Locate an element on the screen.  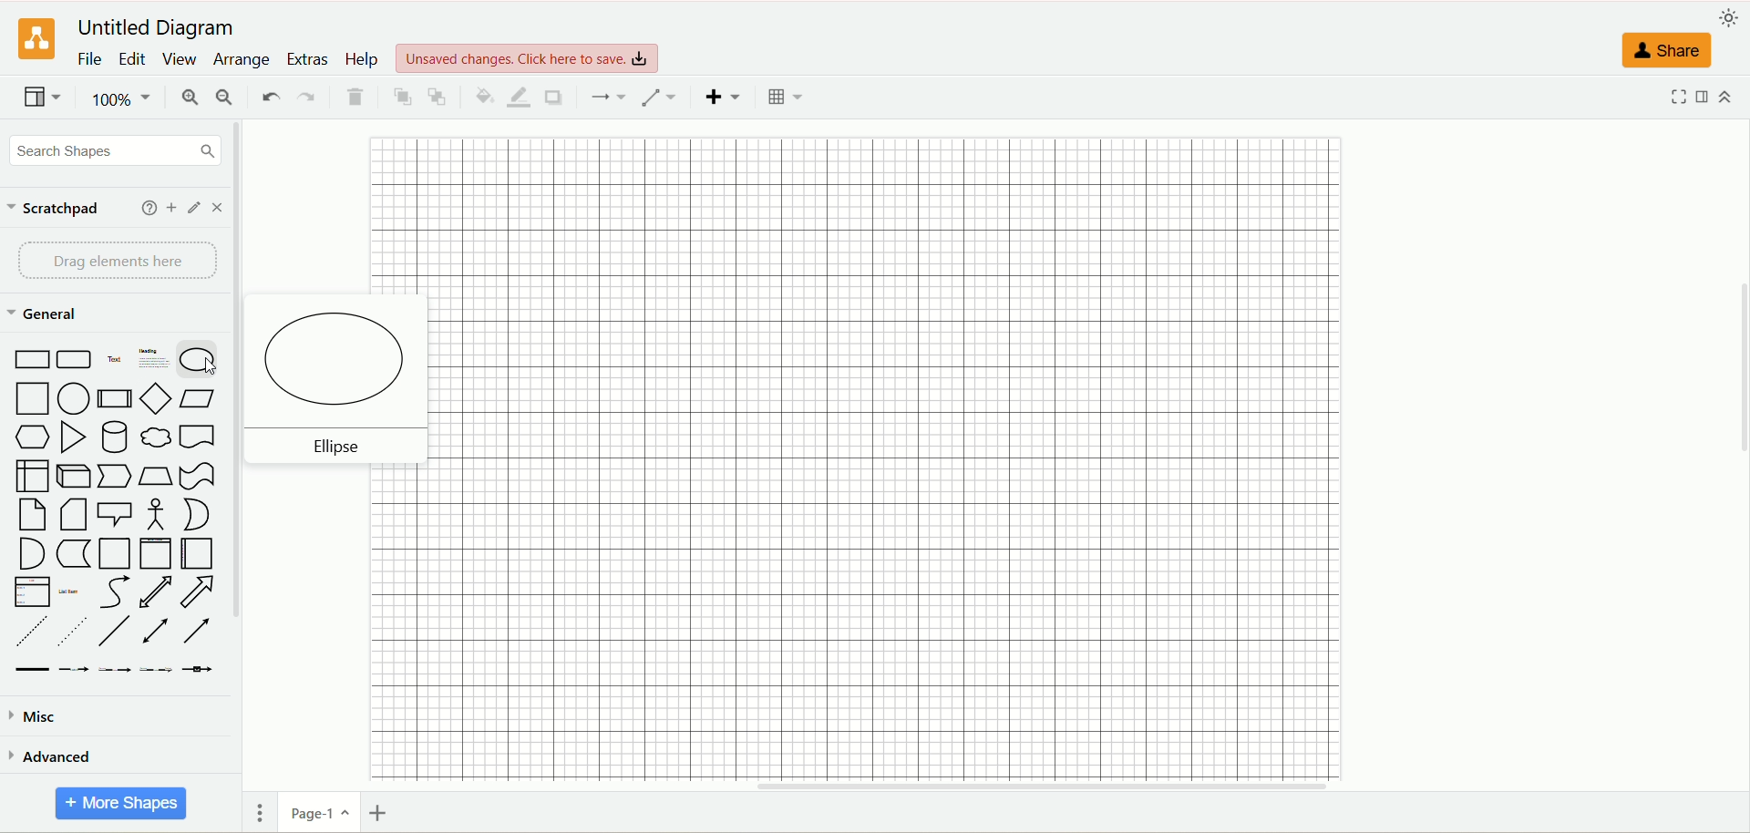
TABLE is located at coordinates (786, 98).